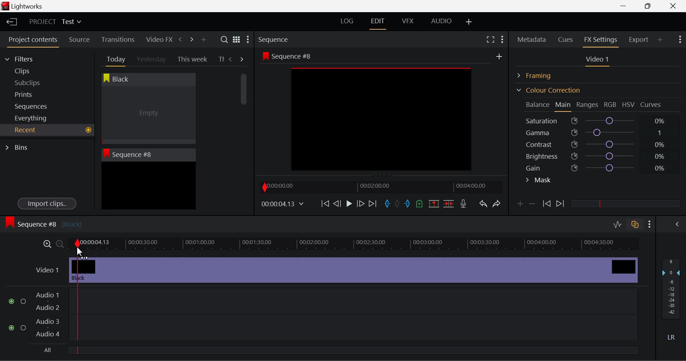  I want to click on HSV, so click(628, 104).